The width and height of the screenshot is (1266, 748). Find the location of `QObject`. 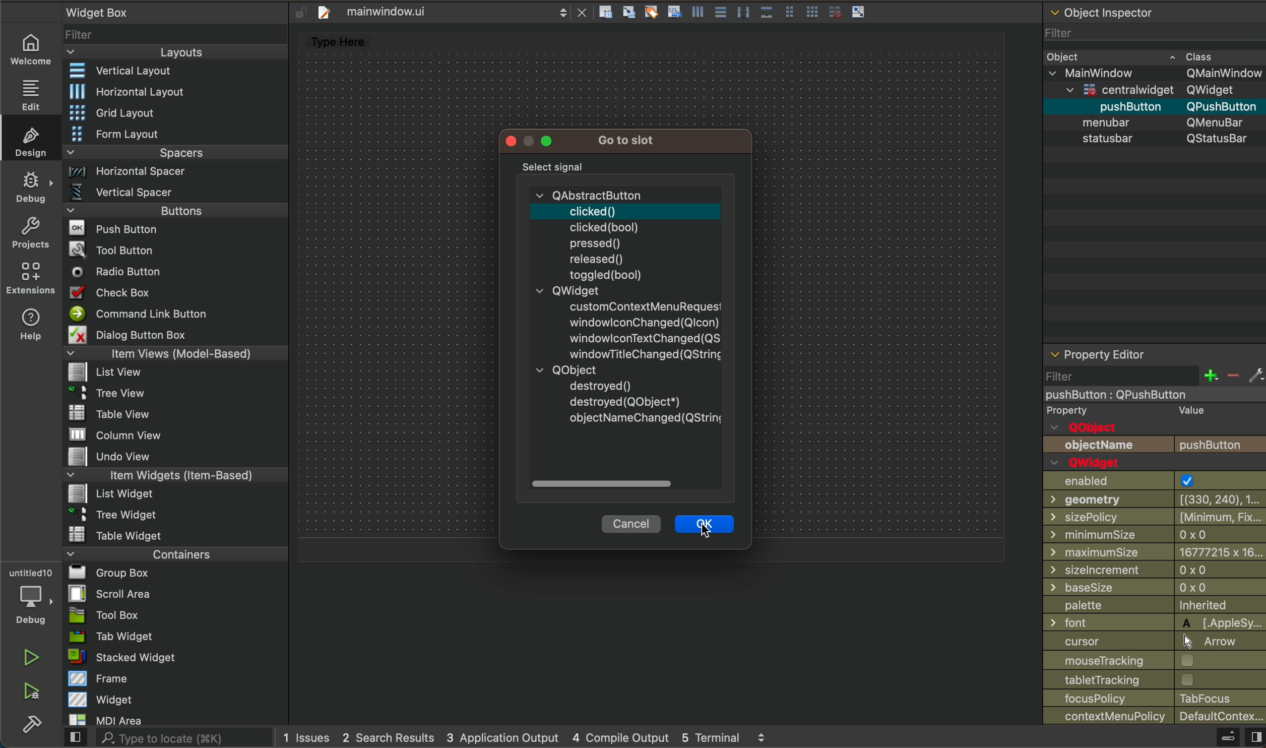

QObject is located at coordinates (1086, 426).